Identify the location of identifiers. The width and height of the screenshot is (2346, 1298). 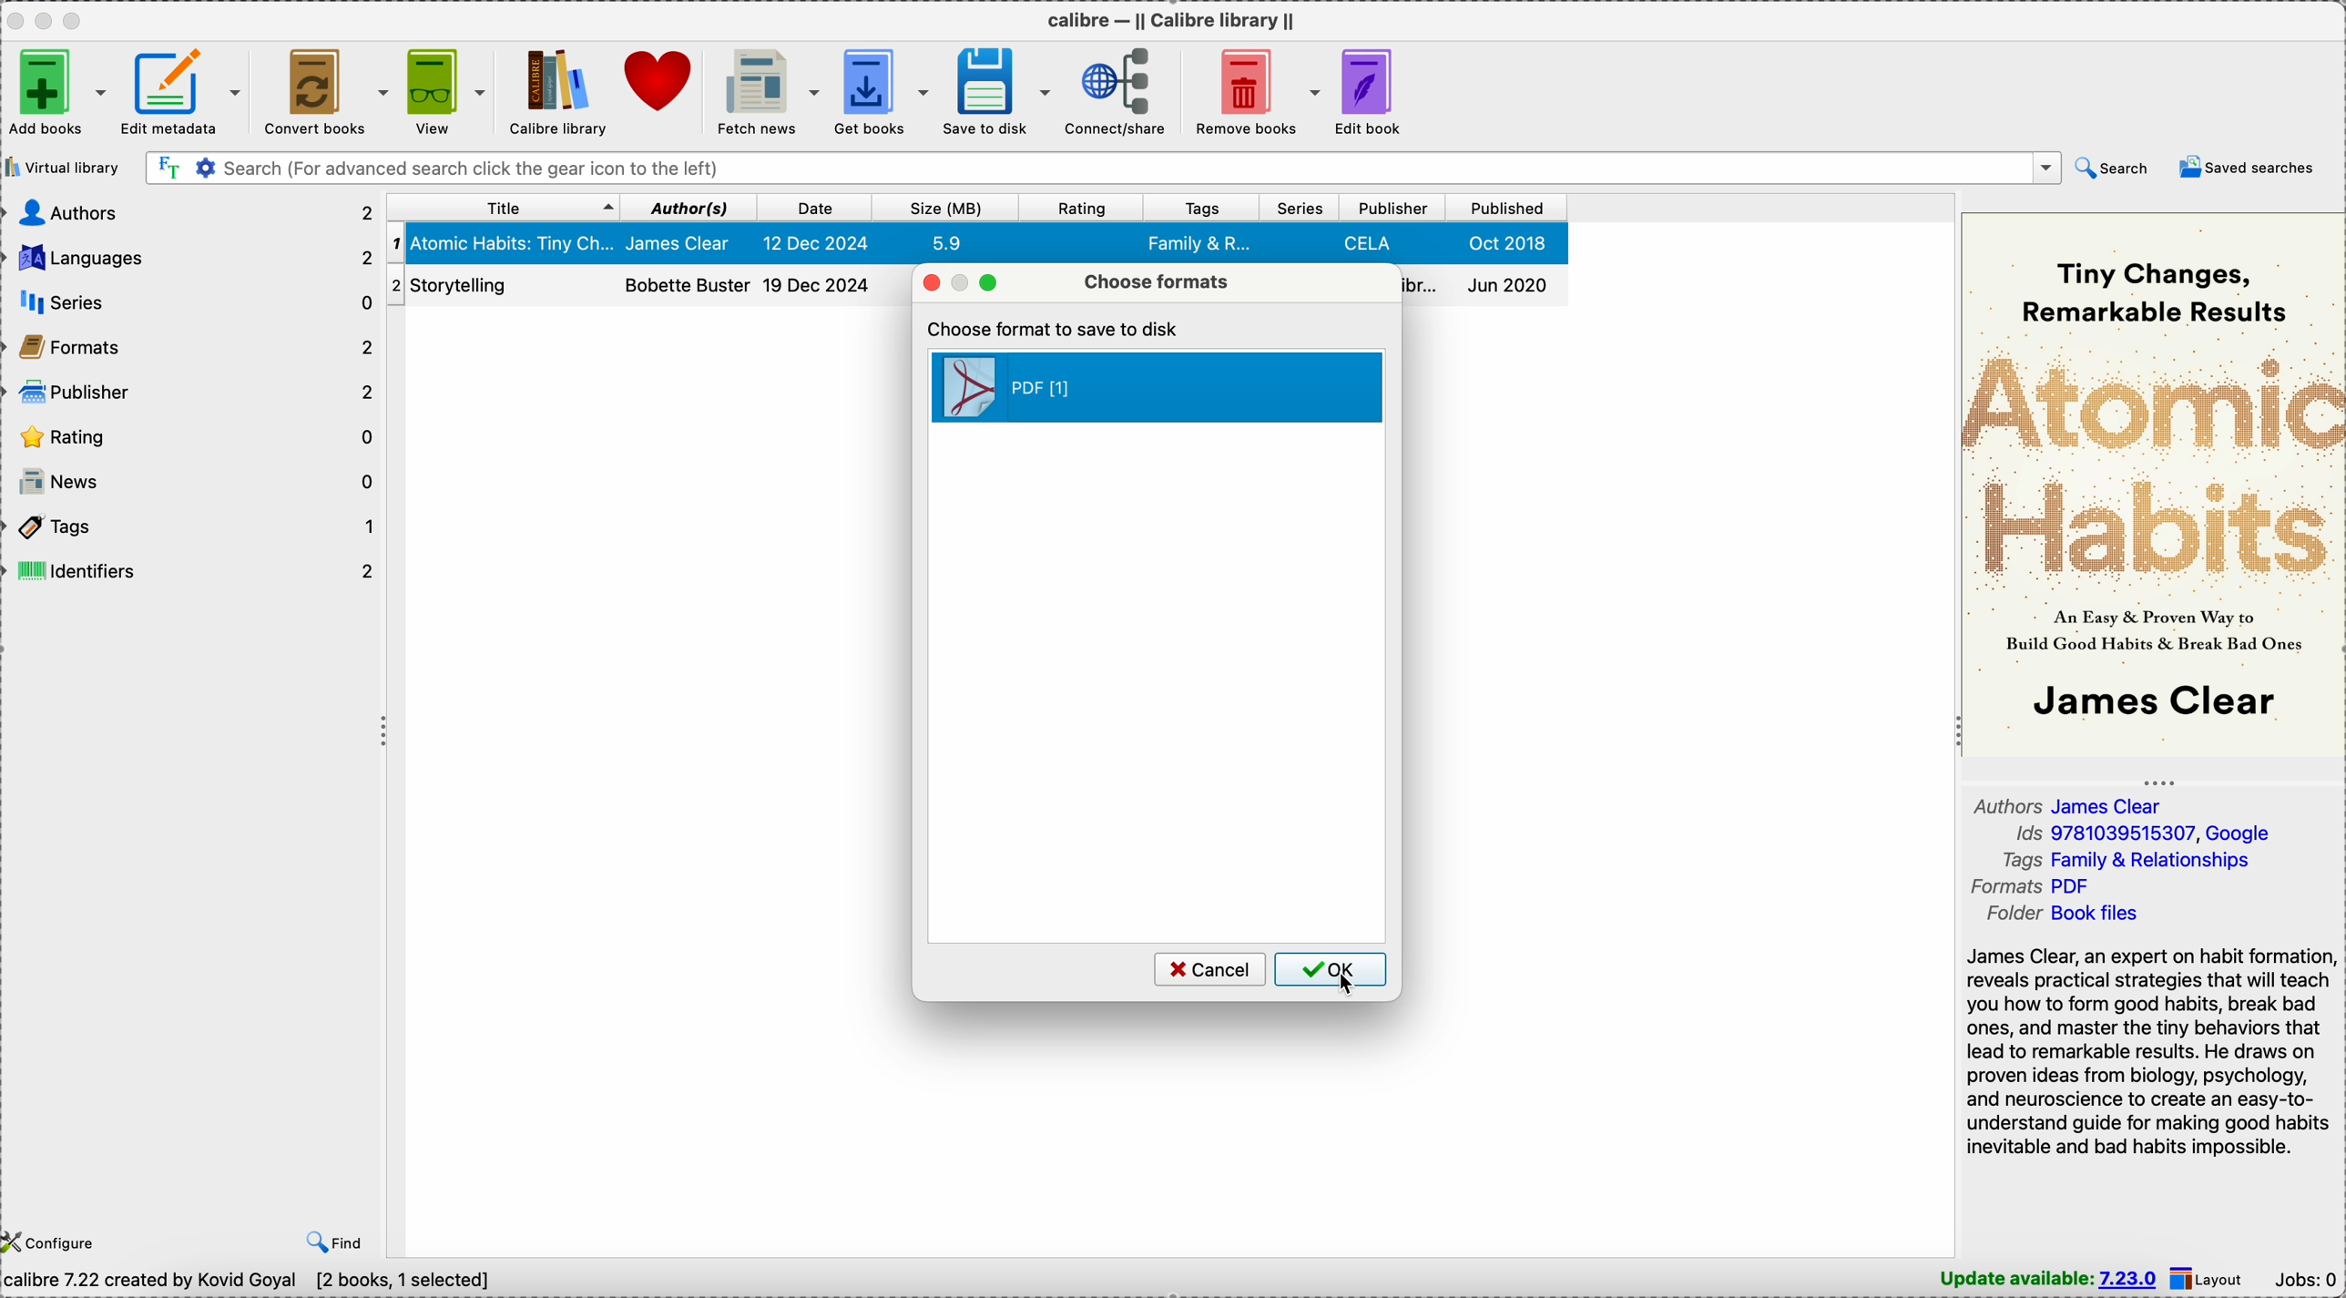
(194, 571).